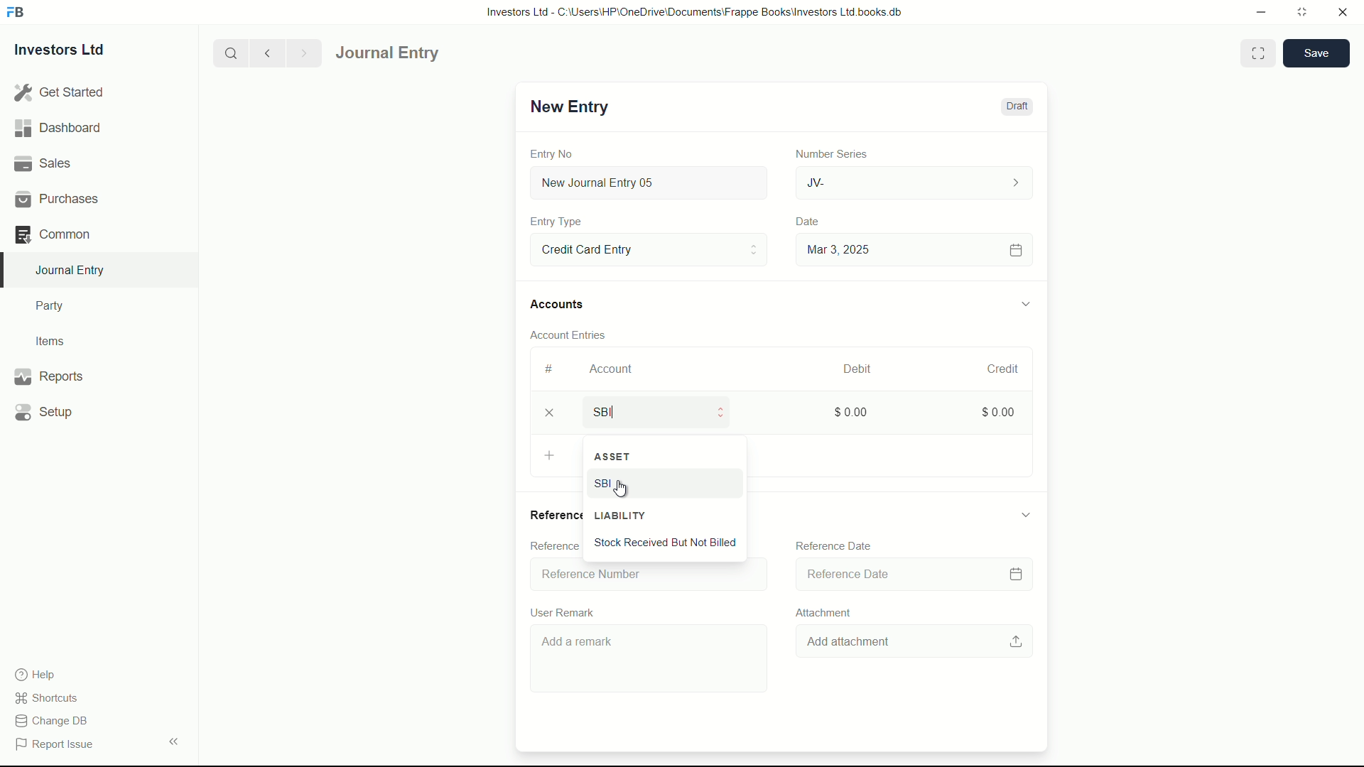 The image size is (1364, 767). Describe the element at coordinates (1024, 302) in the screenshot. I see `expand/collapse` at that location.